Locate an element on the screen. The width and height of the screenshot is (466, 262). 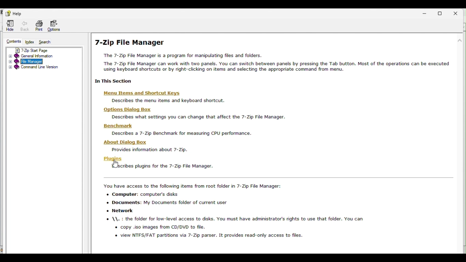
text is located at coordinates (181, 134).